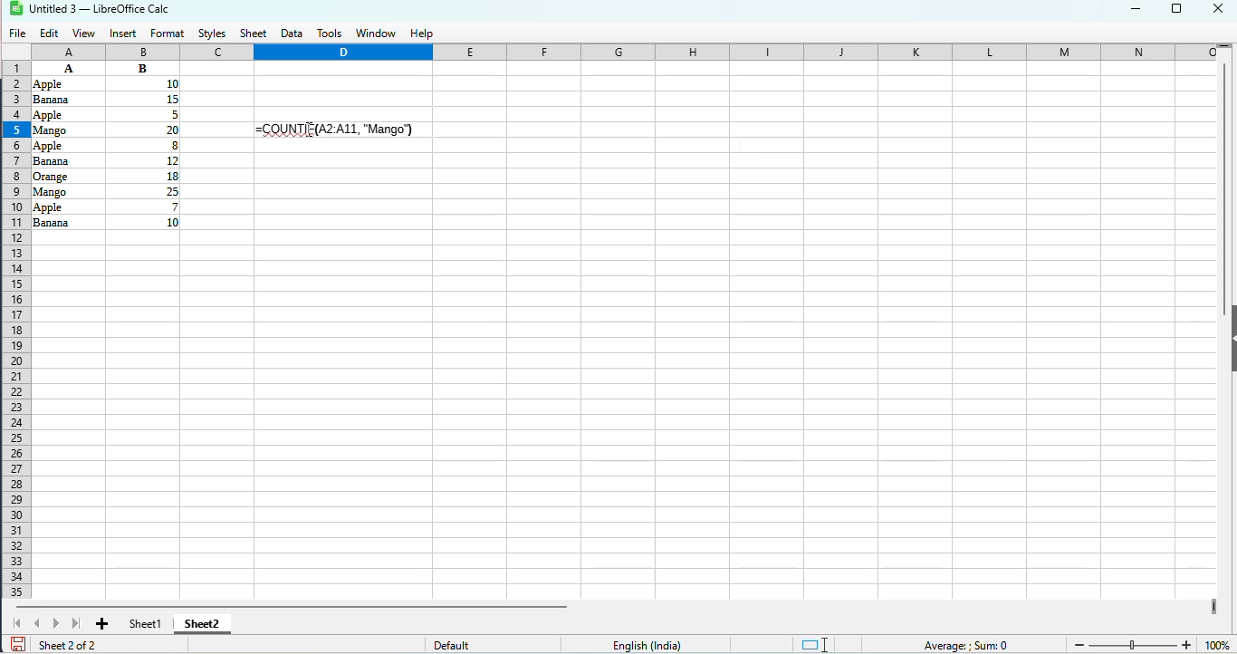 The width and height of the screenshot is (1237, 654). What do you see at coordinates (648, 645) in the screenshot?
I see `text language` at bounding box center [648, 645].